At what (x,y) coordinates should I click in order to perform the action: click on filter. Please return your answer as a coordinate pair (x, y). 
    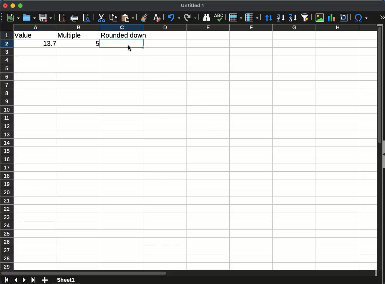
    Looking at the image, I should click on (306, 17).